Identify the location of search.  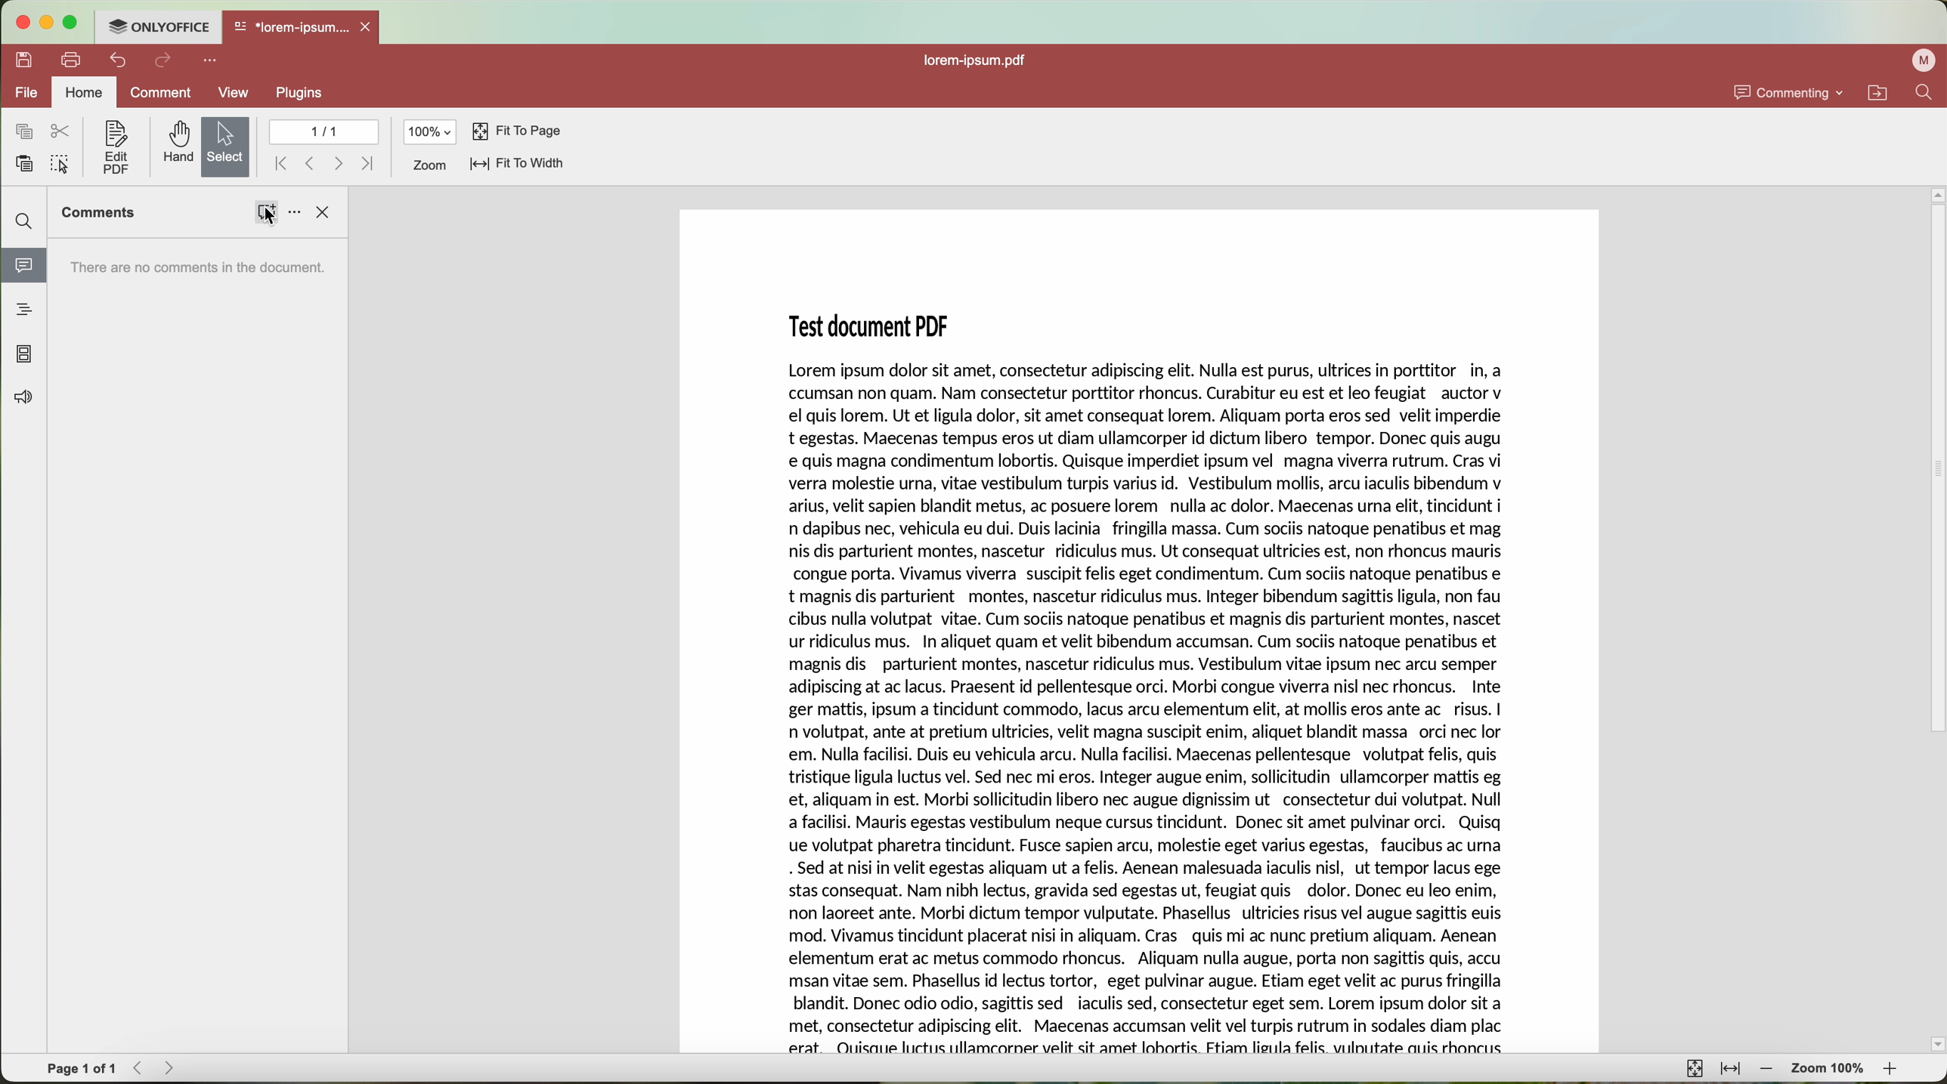
(1929, 91).